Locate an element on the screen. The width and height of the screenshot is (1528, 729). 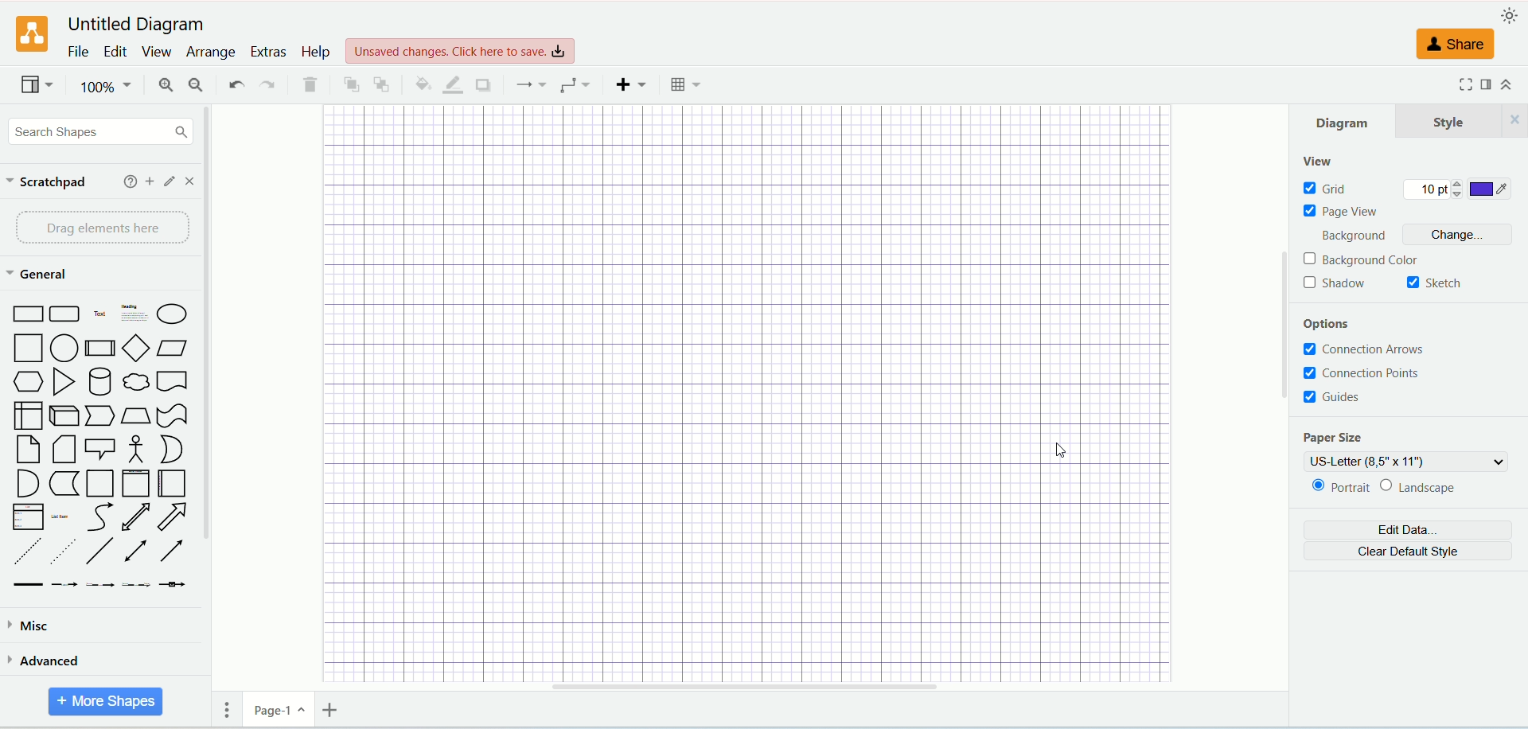
Table is located at coordinates (682, 85).